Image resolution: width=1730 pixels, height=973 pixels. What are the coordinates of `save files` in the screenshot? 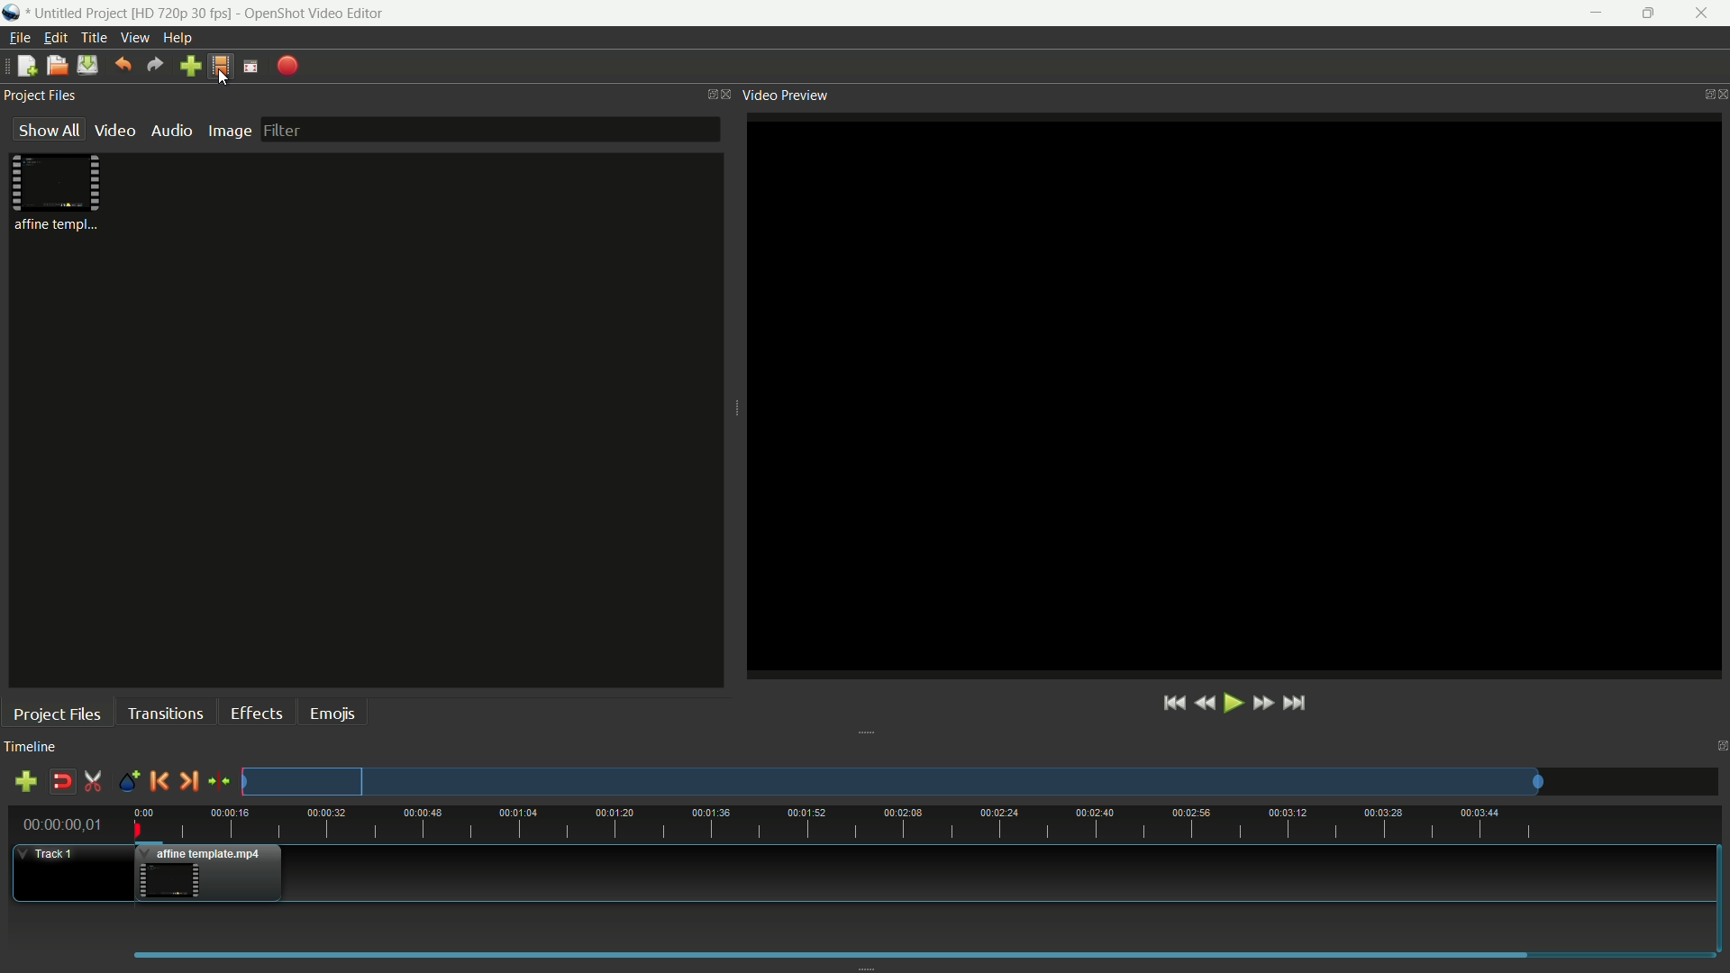 It's located at (86, 65).